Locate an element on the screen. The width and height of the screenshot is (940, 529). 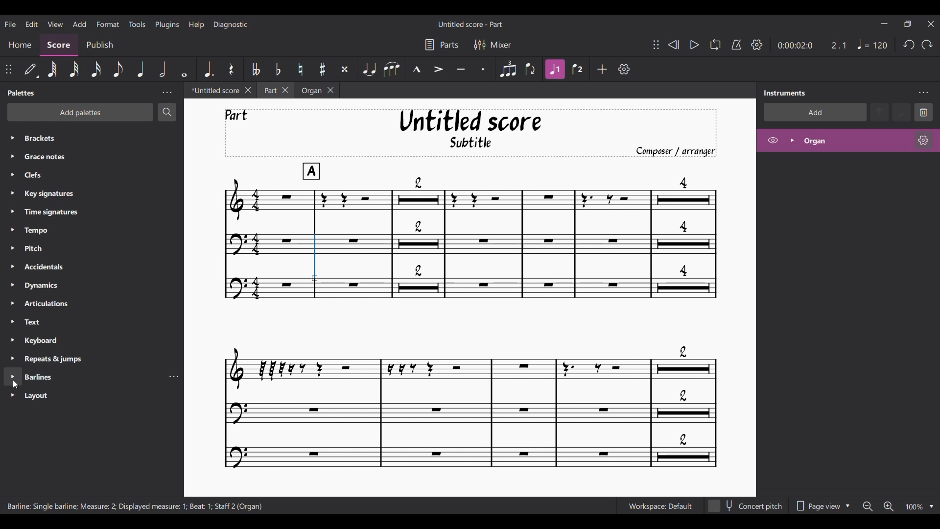
Slur is located at coordinates (392, 69).